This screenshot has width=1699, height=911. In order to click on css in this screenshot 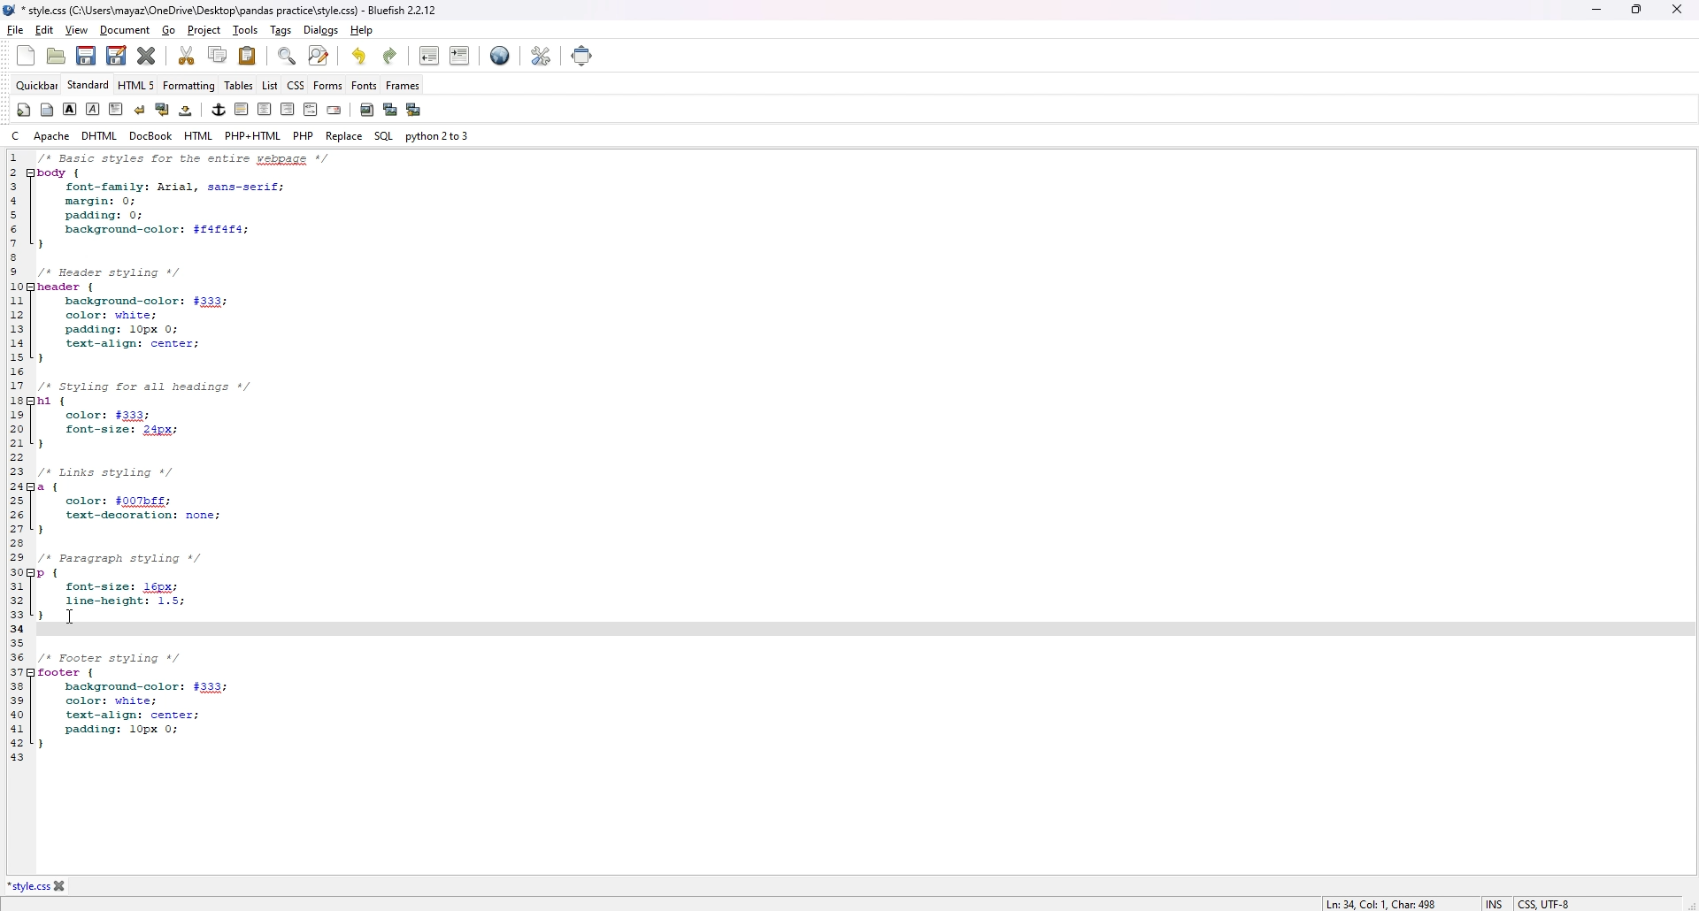, I will do `click(297, 85)`.